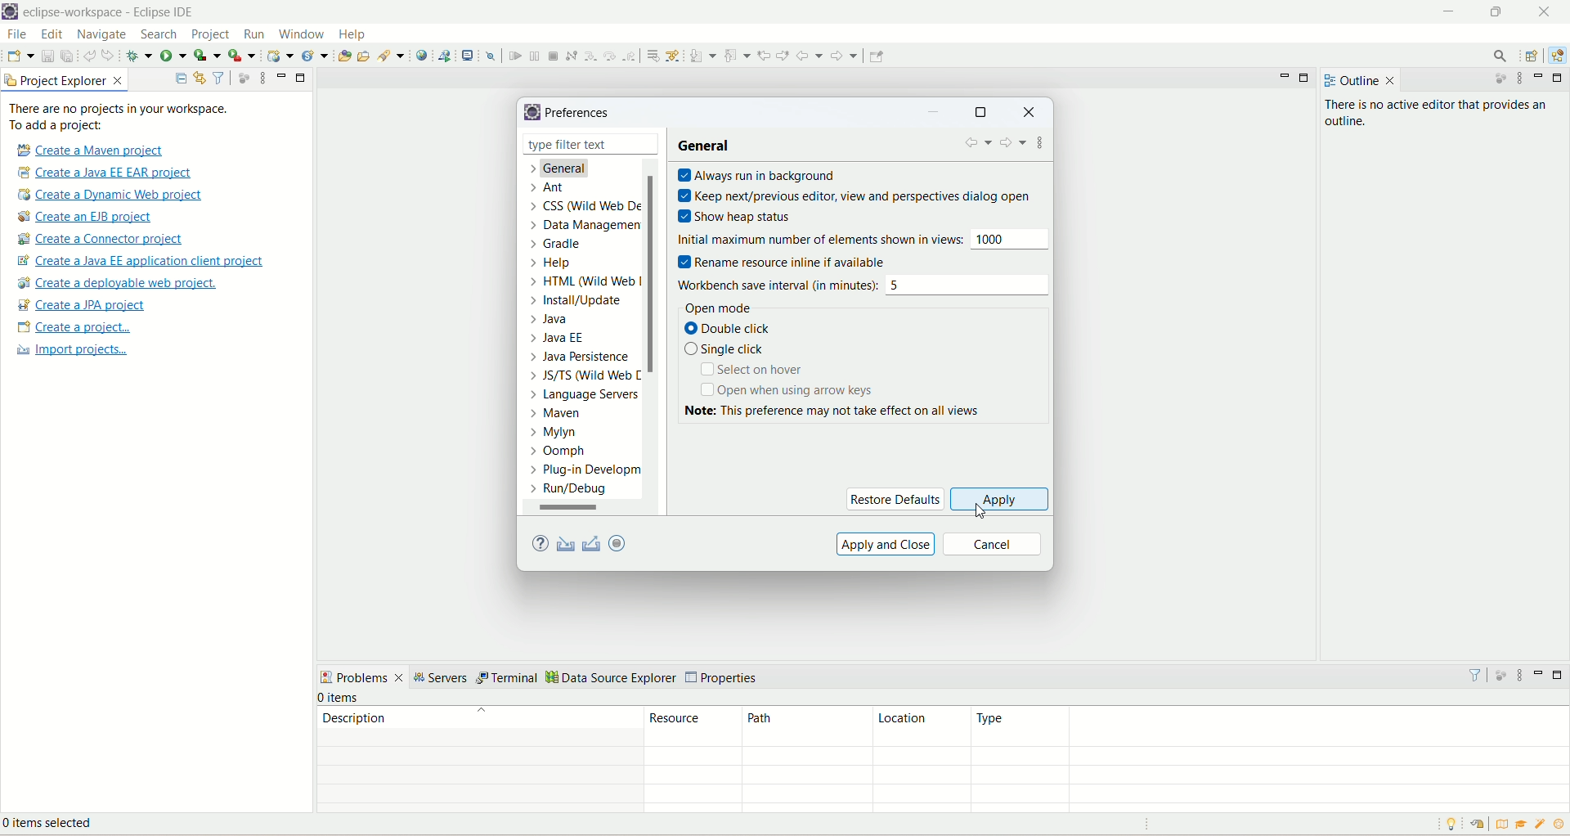 The height and width of the screenshot is (836, 1570). What do you see at coordinates (469, 54) in the screenshot?
I see `open a terminal` at bounding box center [469, 54].